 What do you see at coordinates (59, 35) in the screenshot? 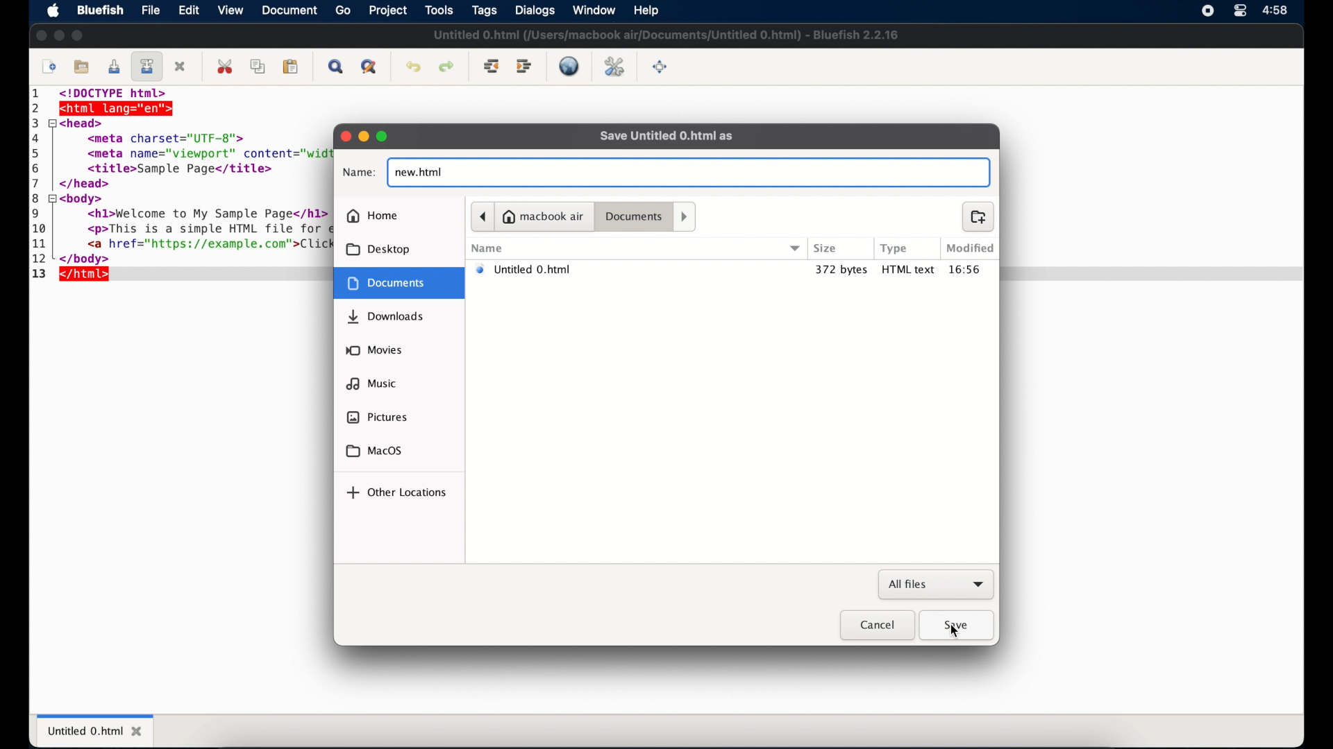
I see `minimize` at bounding box center [59, 35].